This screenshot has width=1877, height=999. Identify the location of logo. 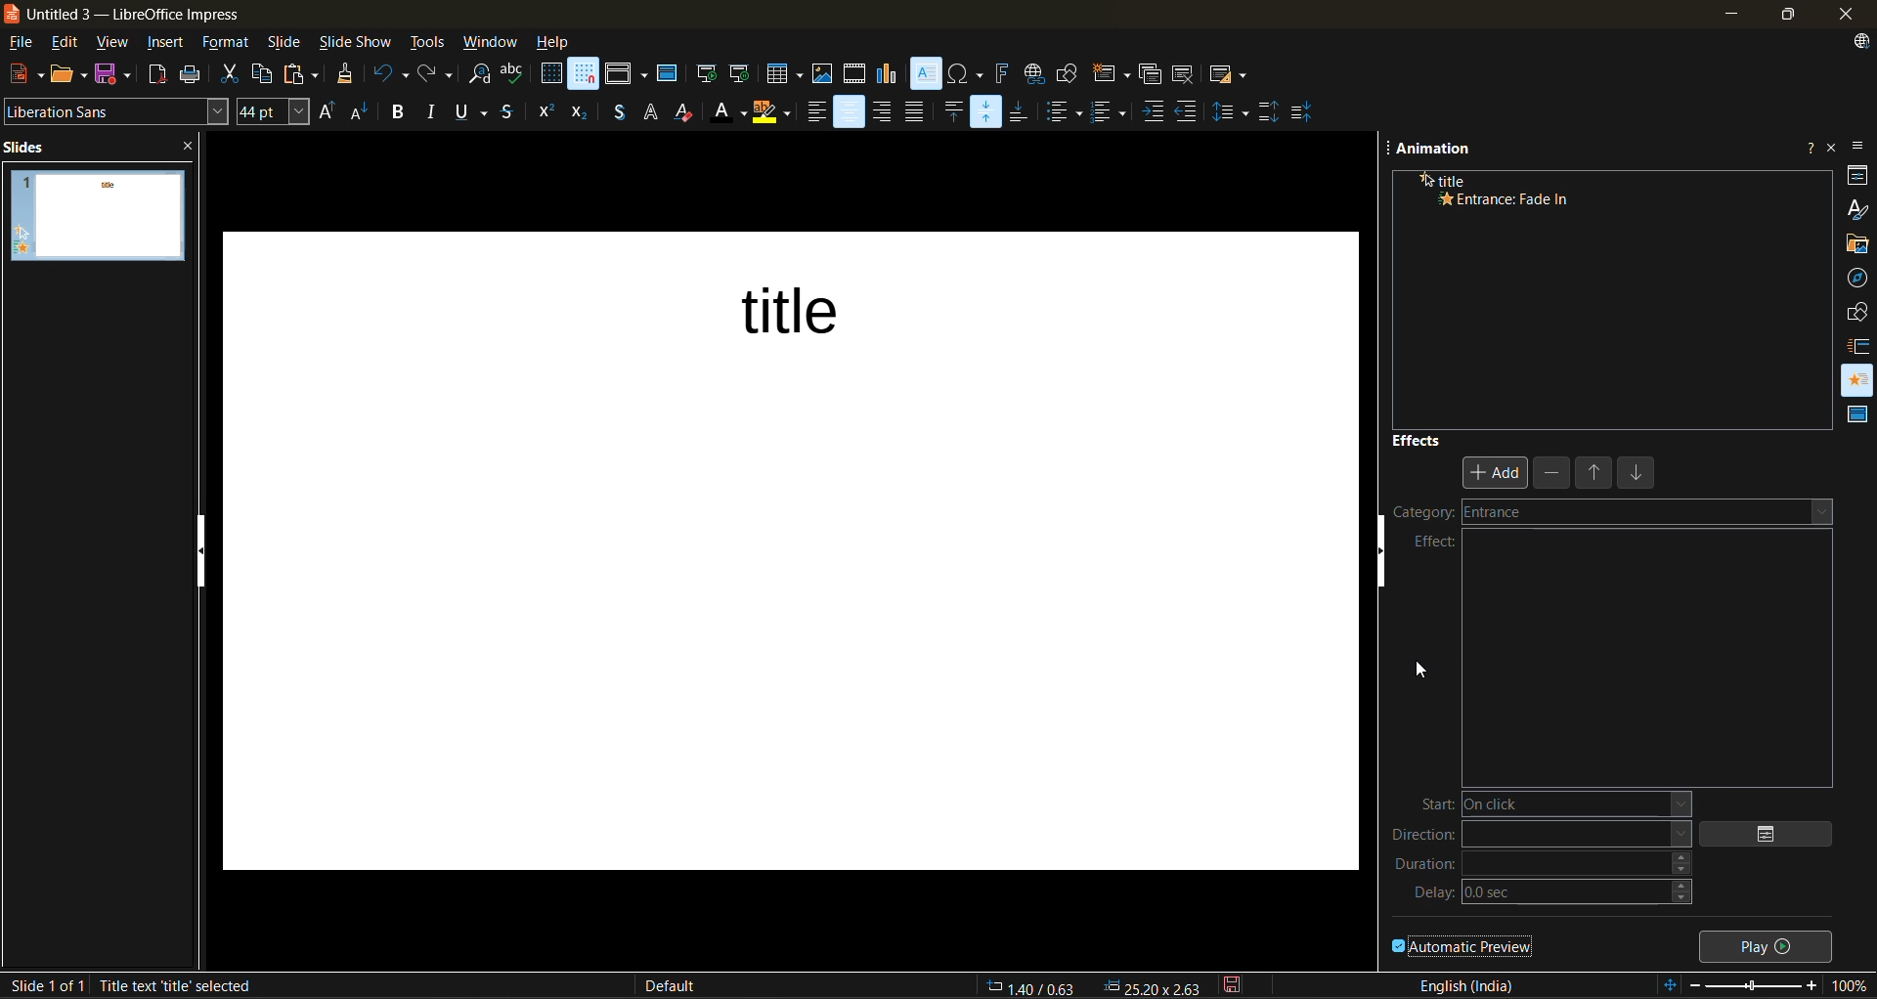
(12, 13).